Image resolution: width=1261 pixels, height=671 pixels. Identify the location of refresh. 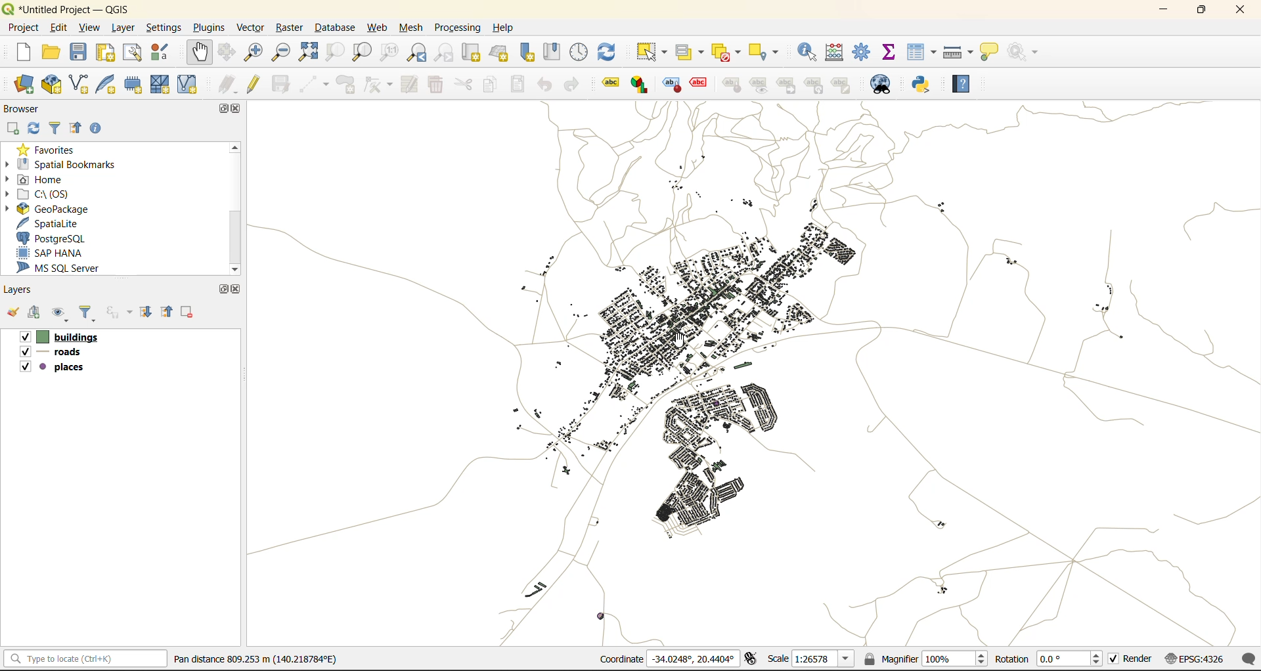
(33, 129).